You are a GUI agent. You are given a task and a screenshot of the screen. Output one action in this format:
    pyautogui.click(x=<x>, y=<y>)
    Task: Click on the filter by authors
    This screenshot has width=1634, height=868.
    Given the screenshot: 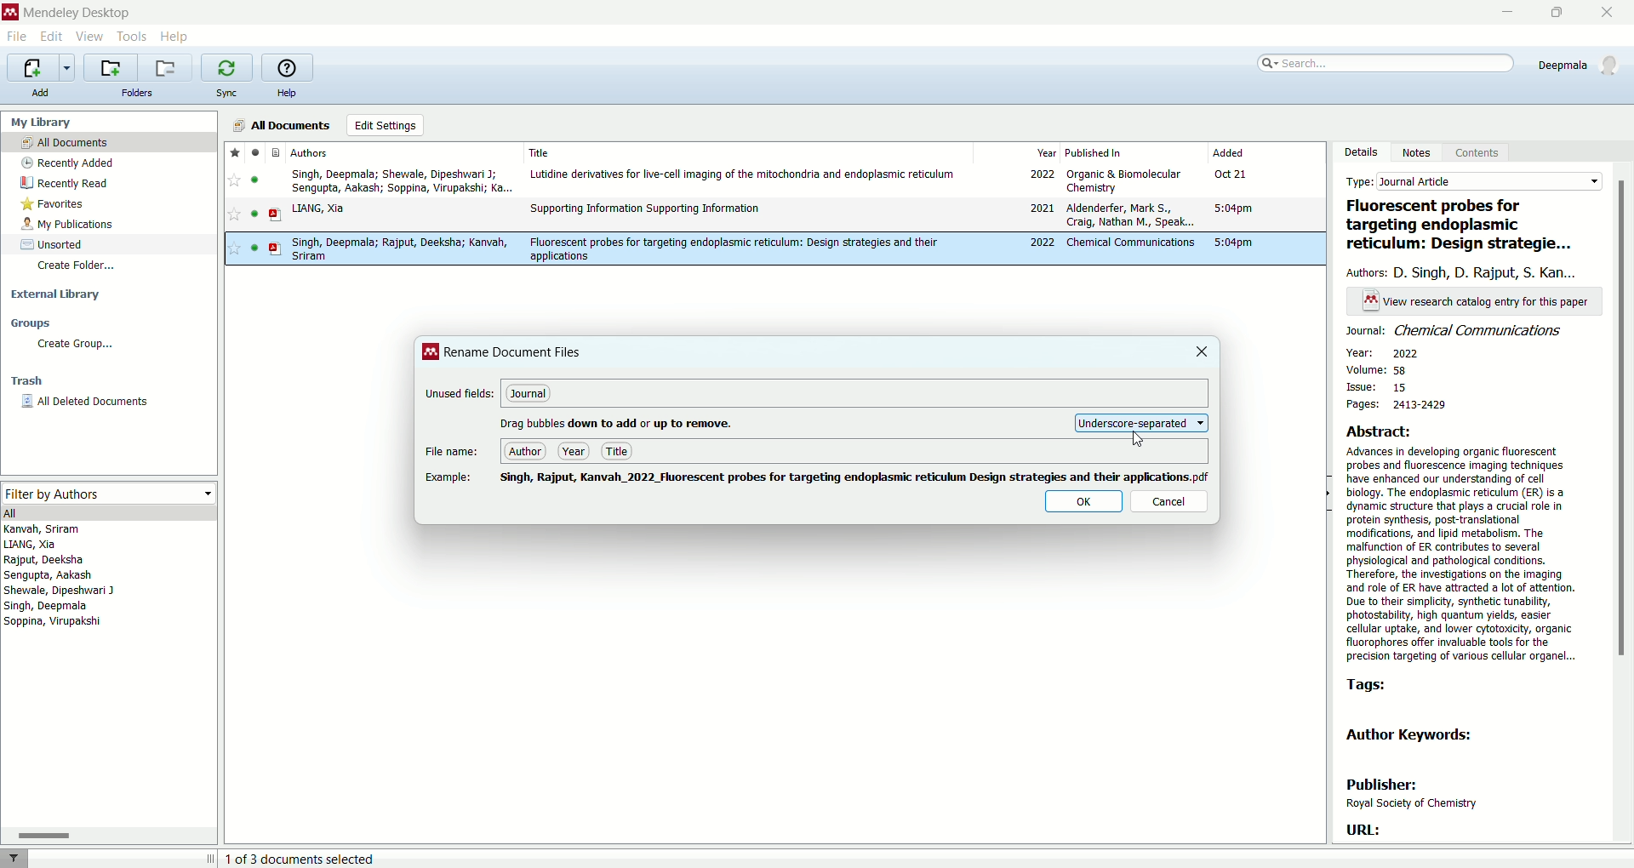 What is the action you would take?
    pyautogui.click(x=106, y=491)
    